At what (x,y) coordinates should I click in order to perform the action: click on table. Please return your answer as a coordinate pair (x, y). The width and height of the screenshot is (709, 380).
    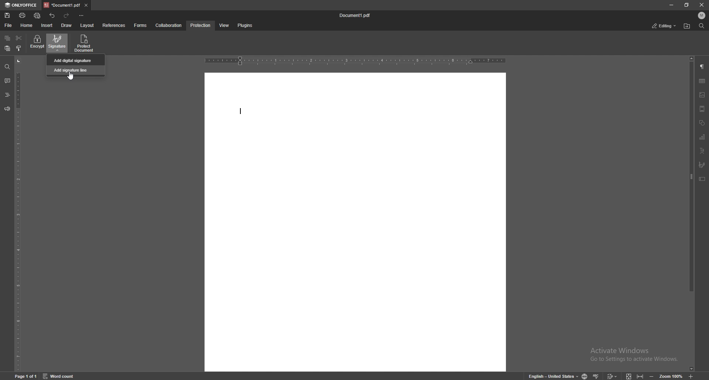
    Looking at the image, I should click on (702, 81).